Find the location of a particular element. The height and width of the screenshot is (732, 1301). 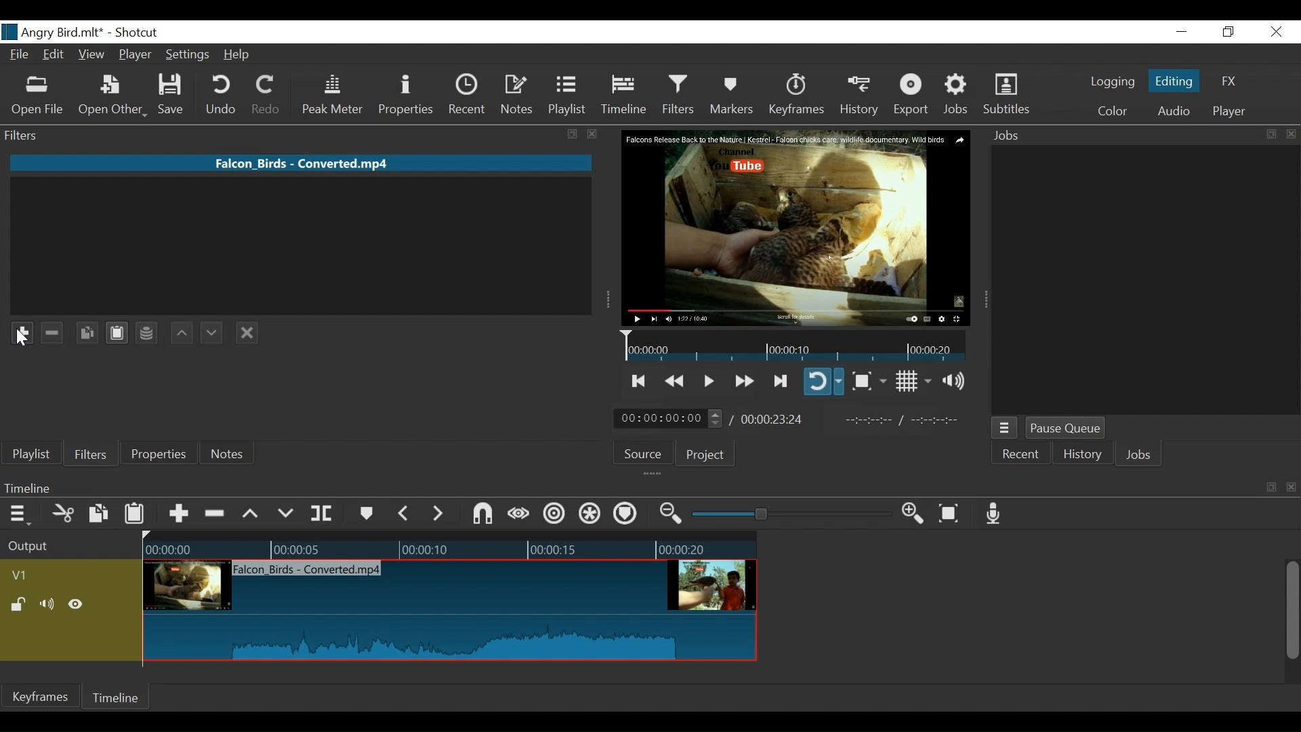

Play backward quickly is located at coordinates (676, 382).